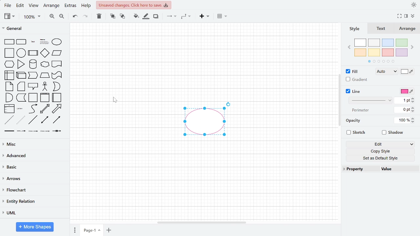 The image size is (420, 236). Describe the element at coordinates (99, 17) in the screenshot. I see `delete` at that location.